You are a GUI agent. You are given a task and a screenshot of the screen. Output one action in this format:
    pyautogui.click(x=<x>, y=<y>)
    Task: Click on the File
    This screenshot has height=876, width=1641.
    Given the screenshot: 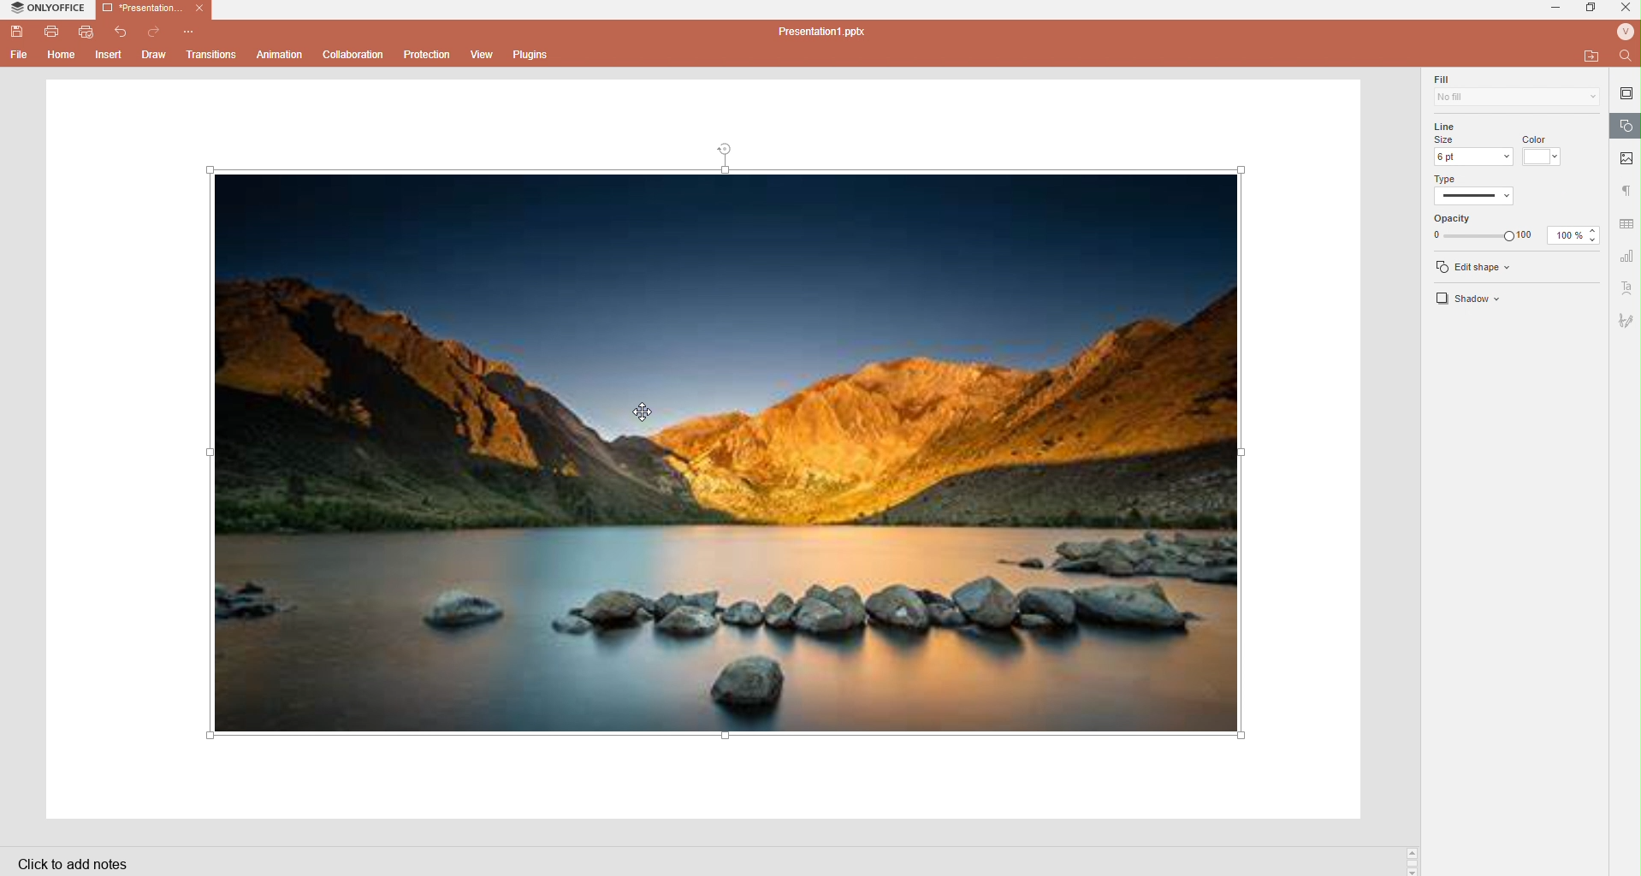 What is the action you would take?
    pyautogui.click(x=17, y=56)
    